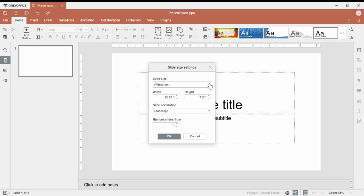  Describe the element at coordinates (326, 33) in the screenshot. I see `slide them option` at that location.